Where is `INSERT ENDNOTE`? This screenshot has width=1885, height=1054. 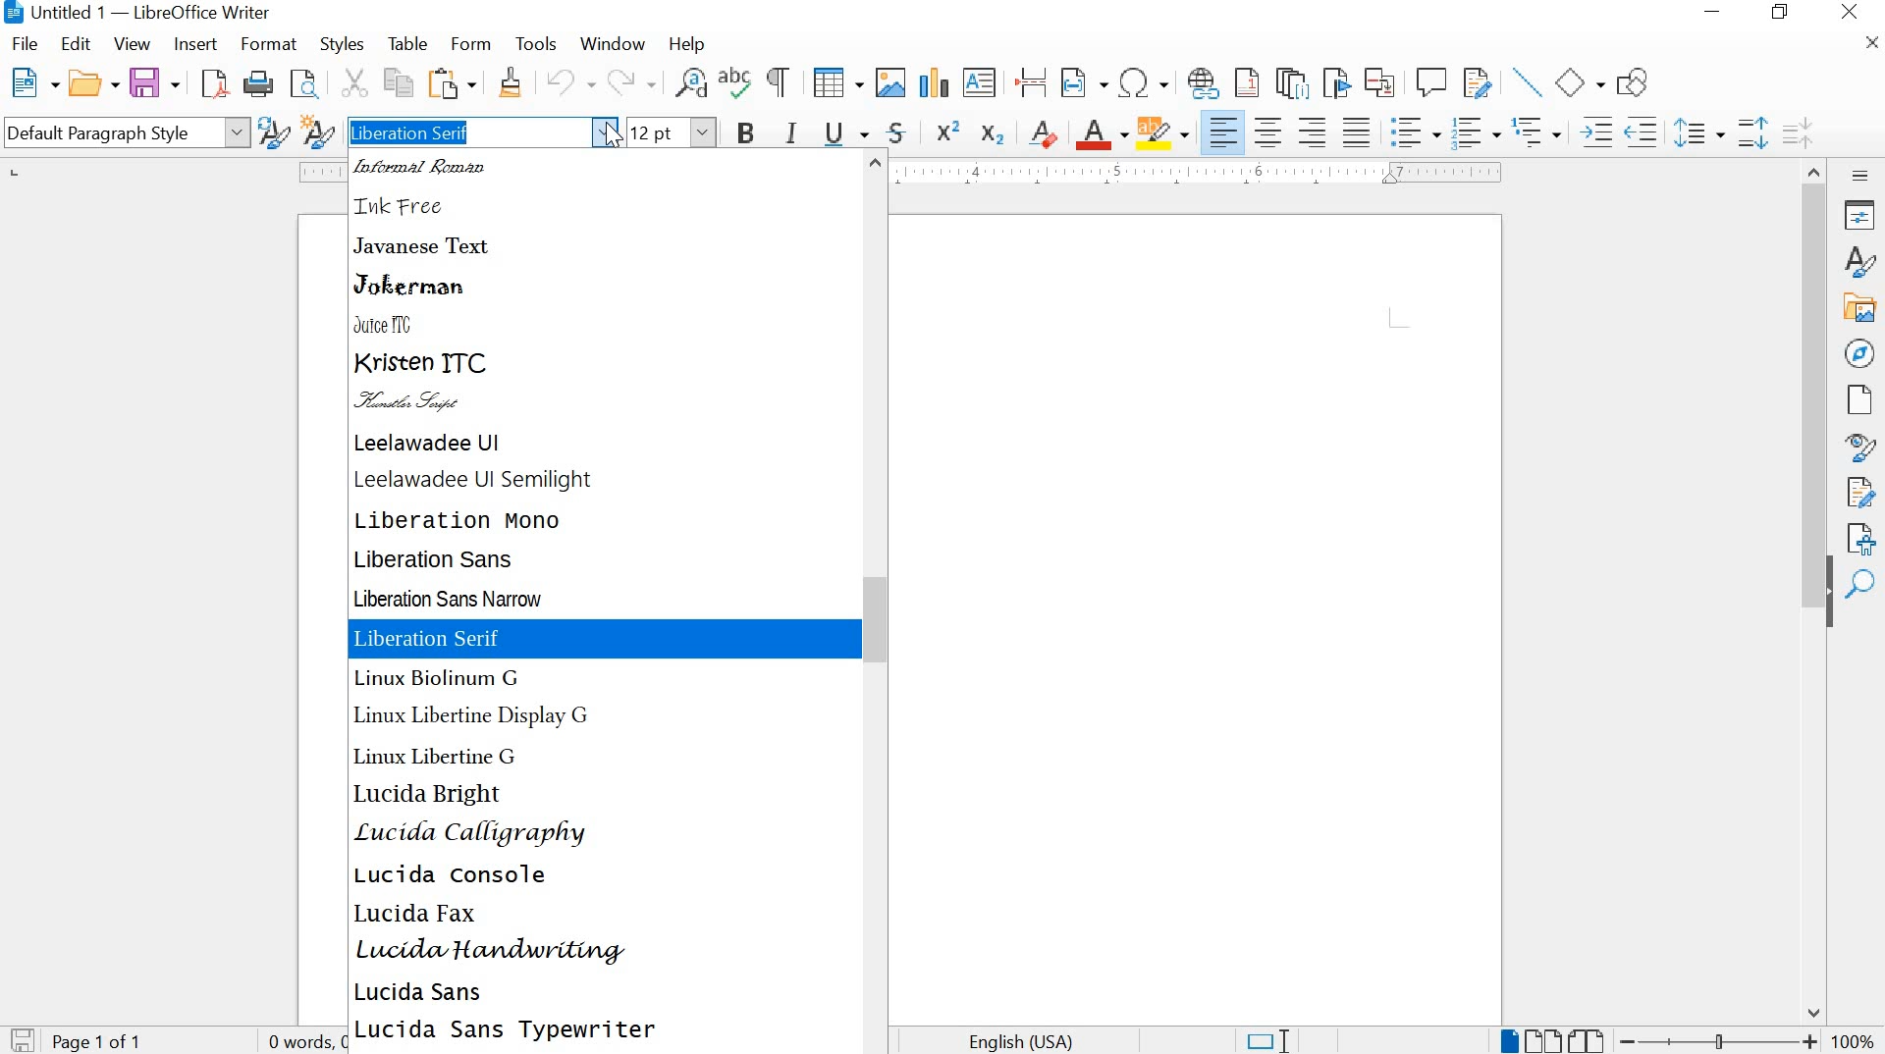
INSERT ENDNOTE is located at coordinates (1289, 83).